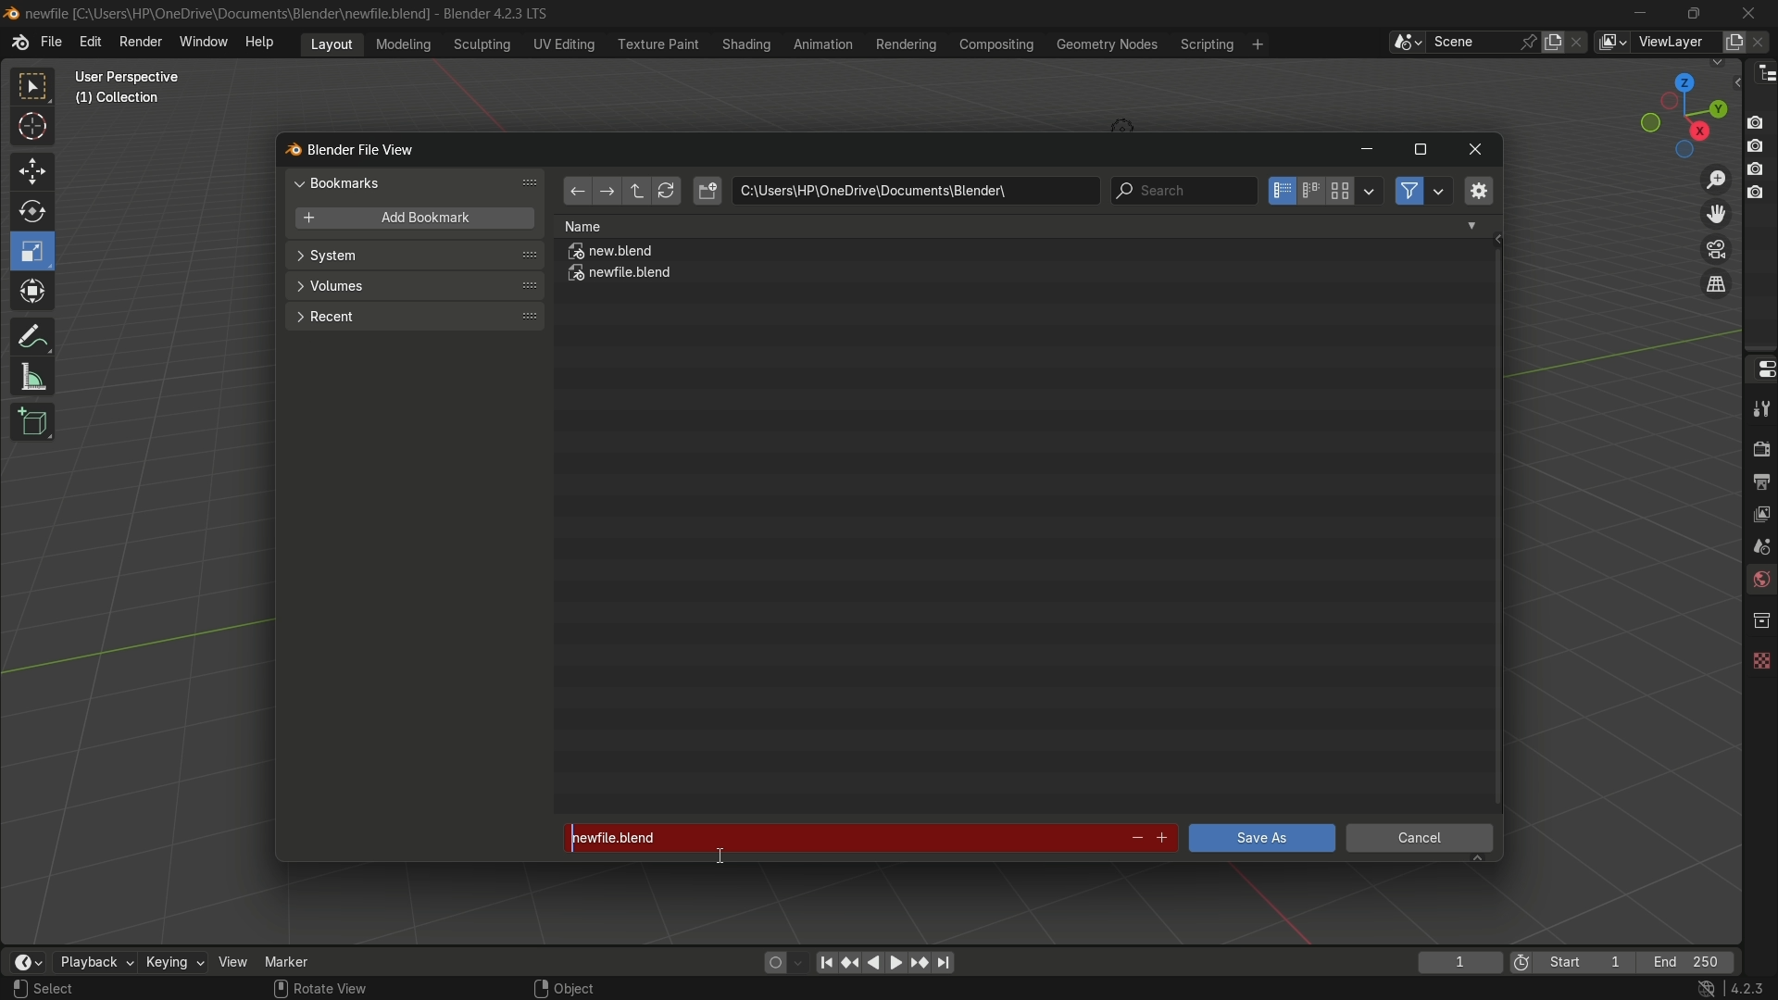 The image size is (1778, 1000). What do you see at coordinates (409, 219) in the screenshot?
I see `add bookmark` at bounding box center [409, 219].